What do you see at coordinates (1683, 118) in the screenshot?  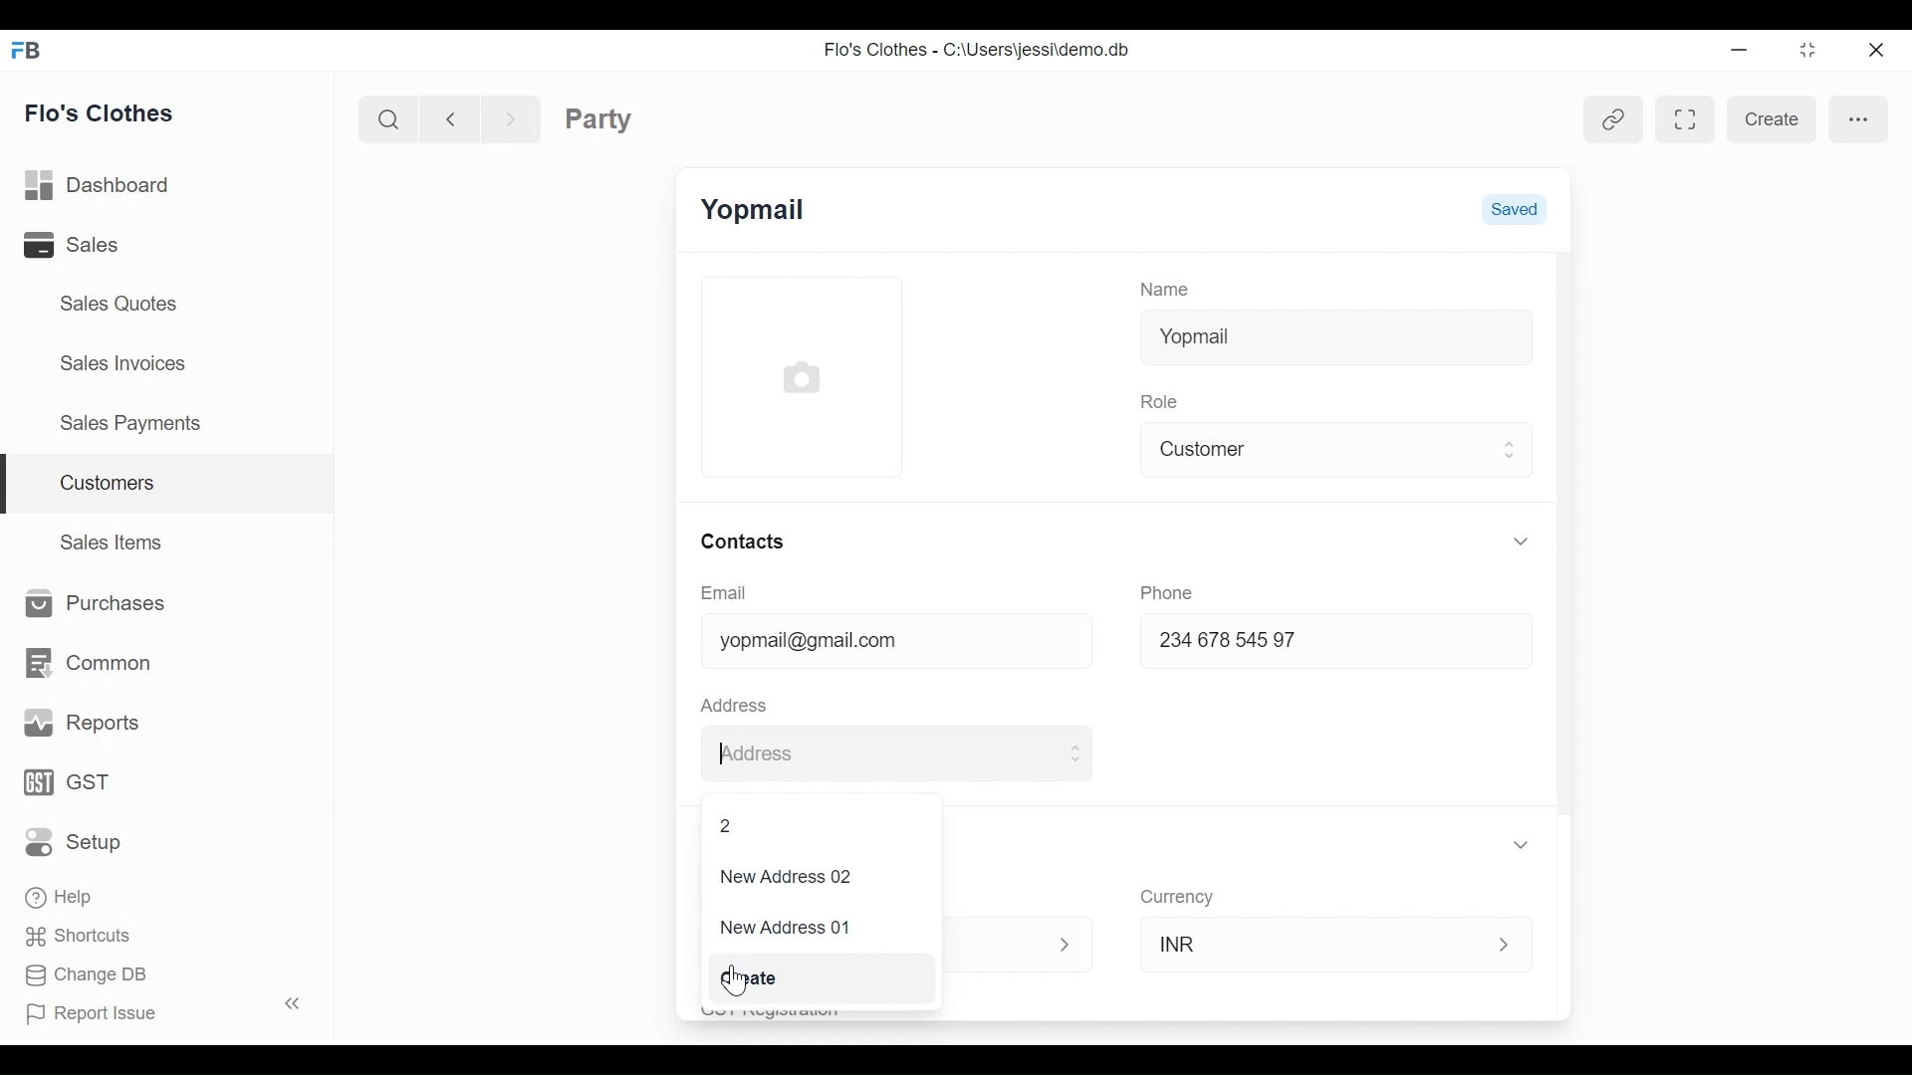 I see `Toggle between form and full width view` at bounding box center [1683, 118].